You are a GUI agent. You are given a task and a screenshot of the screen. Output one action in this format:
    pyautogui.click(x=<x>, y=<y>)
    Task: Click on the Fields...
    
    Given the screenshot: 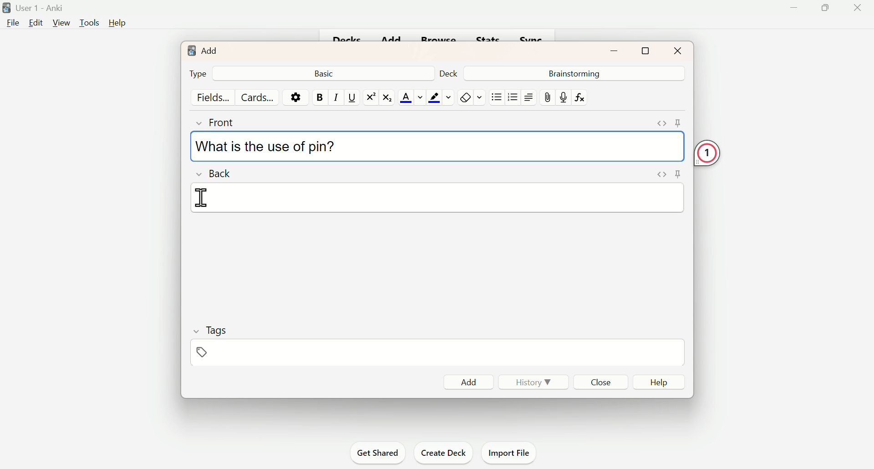 What is the action you would take?
    pyautogui.click(x=215, y=97)
    